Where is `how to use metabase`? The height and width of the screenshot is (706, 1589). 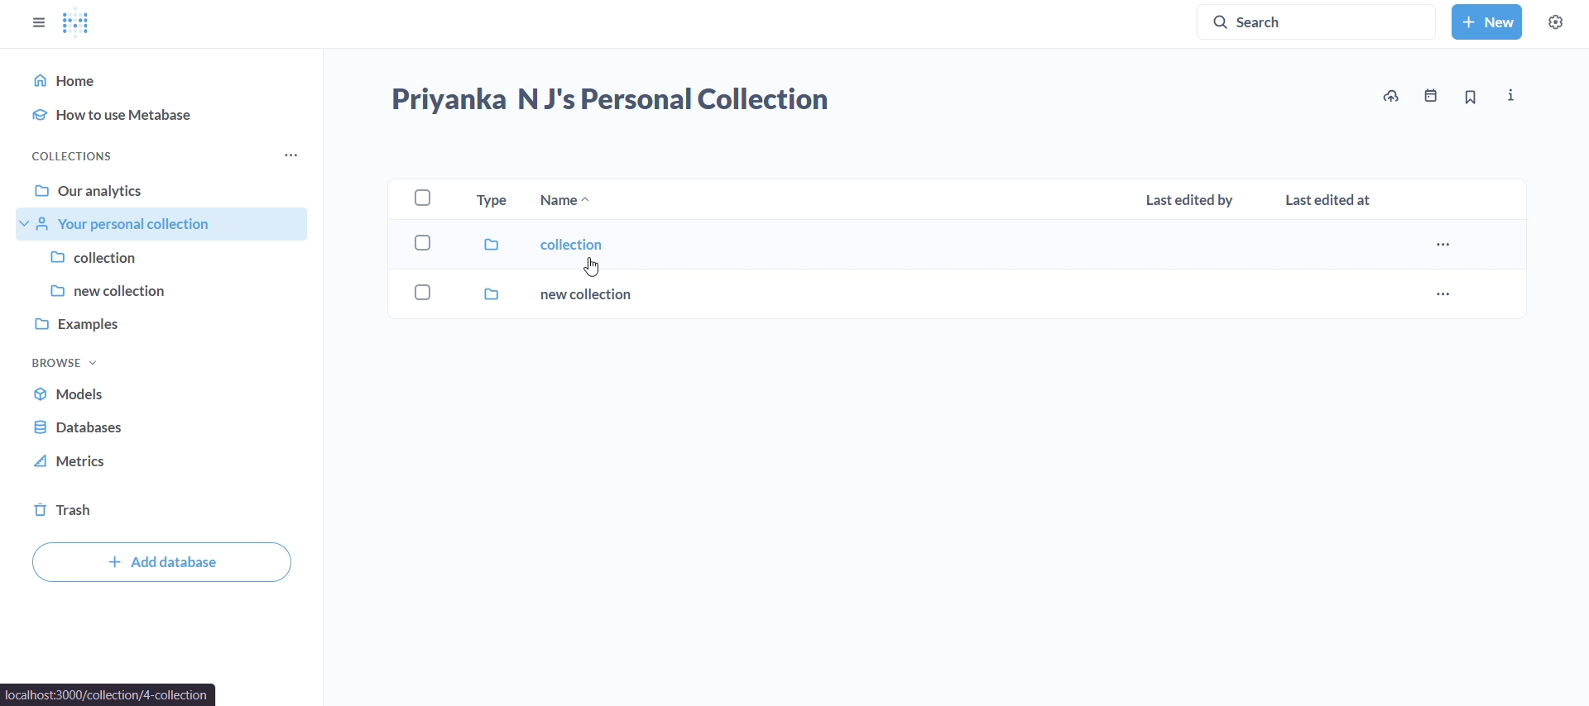 how to use metabase is located at coordinates (169, 116).